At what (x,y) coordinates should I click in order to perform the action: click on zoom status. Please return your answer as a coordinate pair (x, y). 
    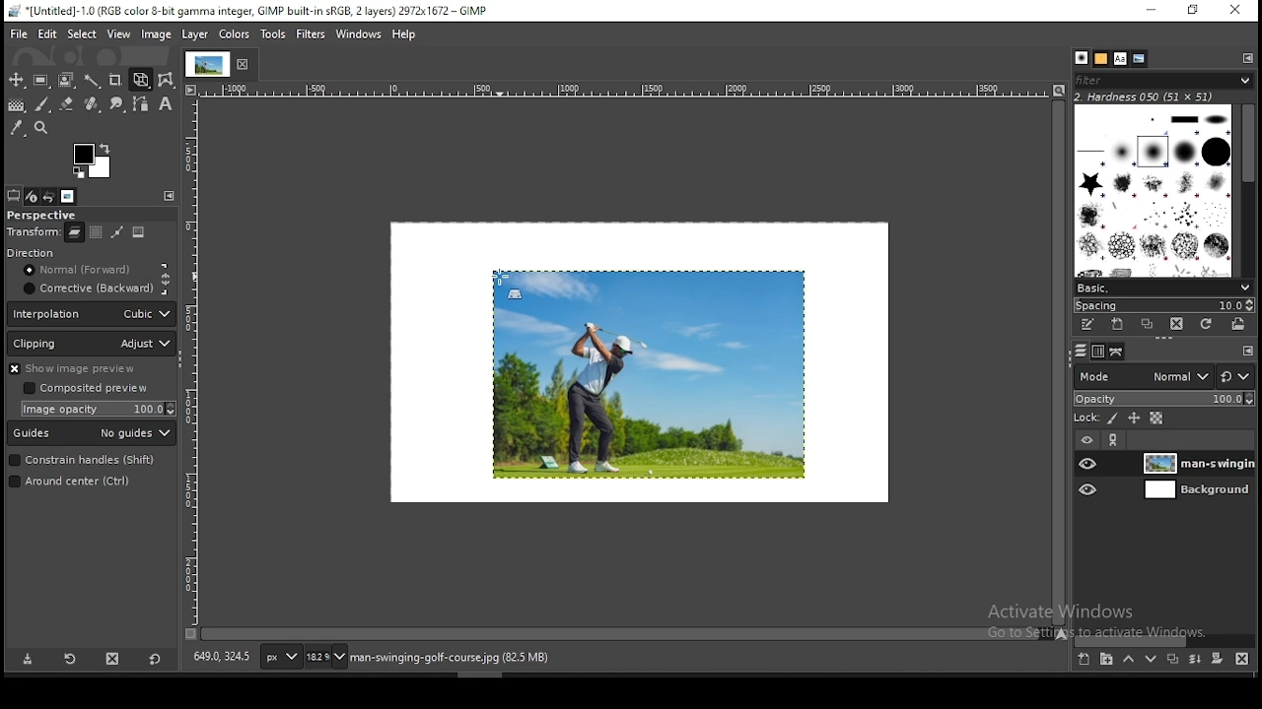
    Looking at the image, I should click on (327, 656).